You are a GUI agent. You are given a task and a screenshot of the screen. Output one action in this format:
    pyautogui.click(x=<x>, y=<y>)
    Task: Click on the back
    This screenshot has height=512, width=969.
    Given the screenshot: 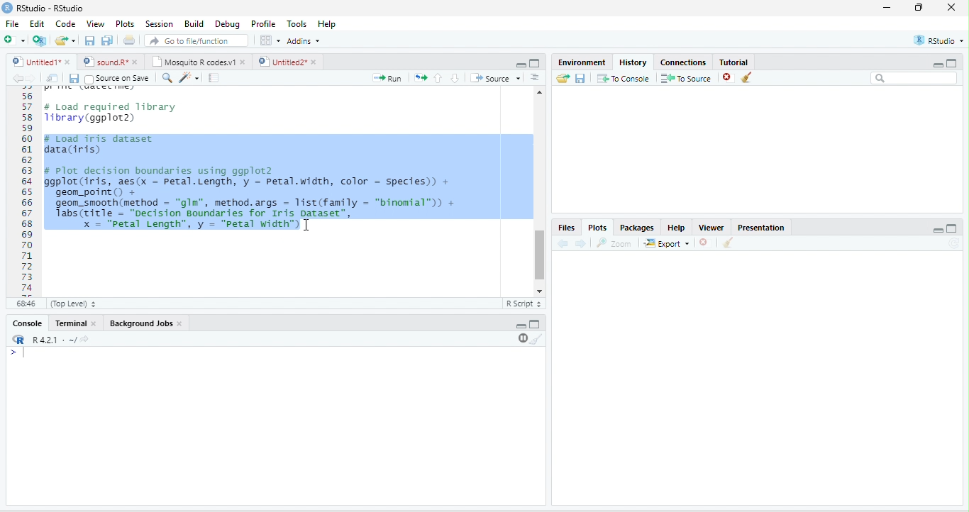 What is the action you would take?
    pyautogui.click(x=562, y=244)
    